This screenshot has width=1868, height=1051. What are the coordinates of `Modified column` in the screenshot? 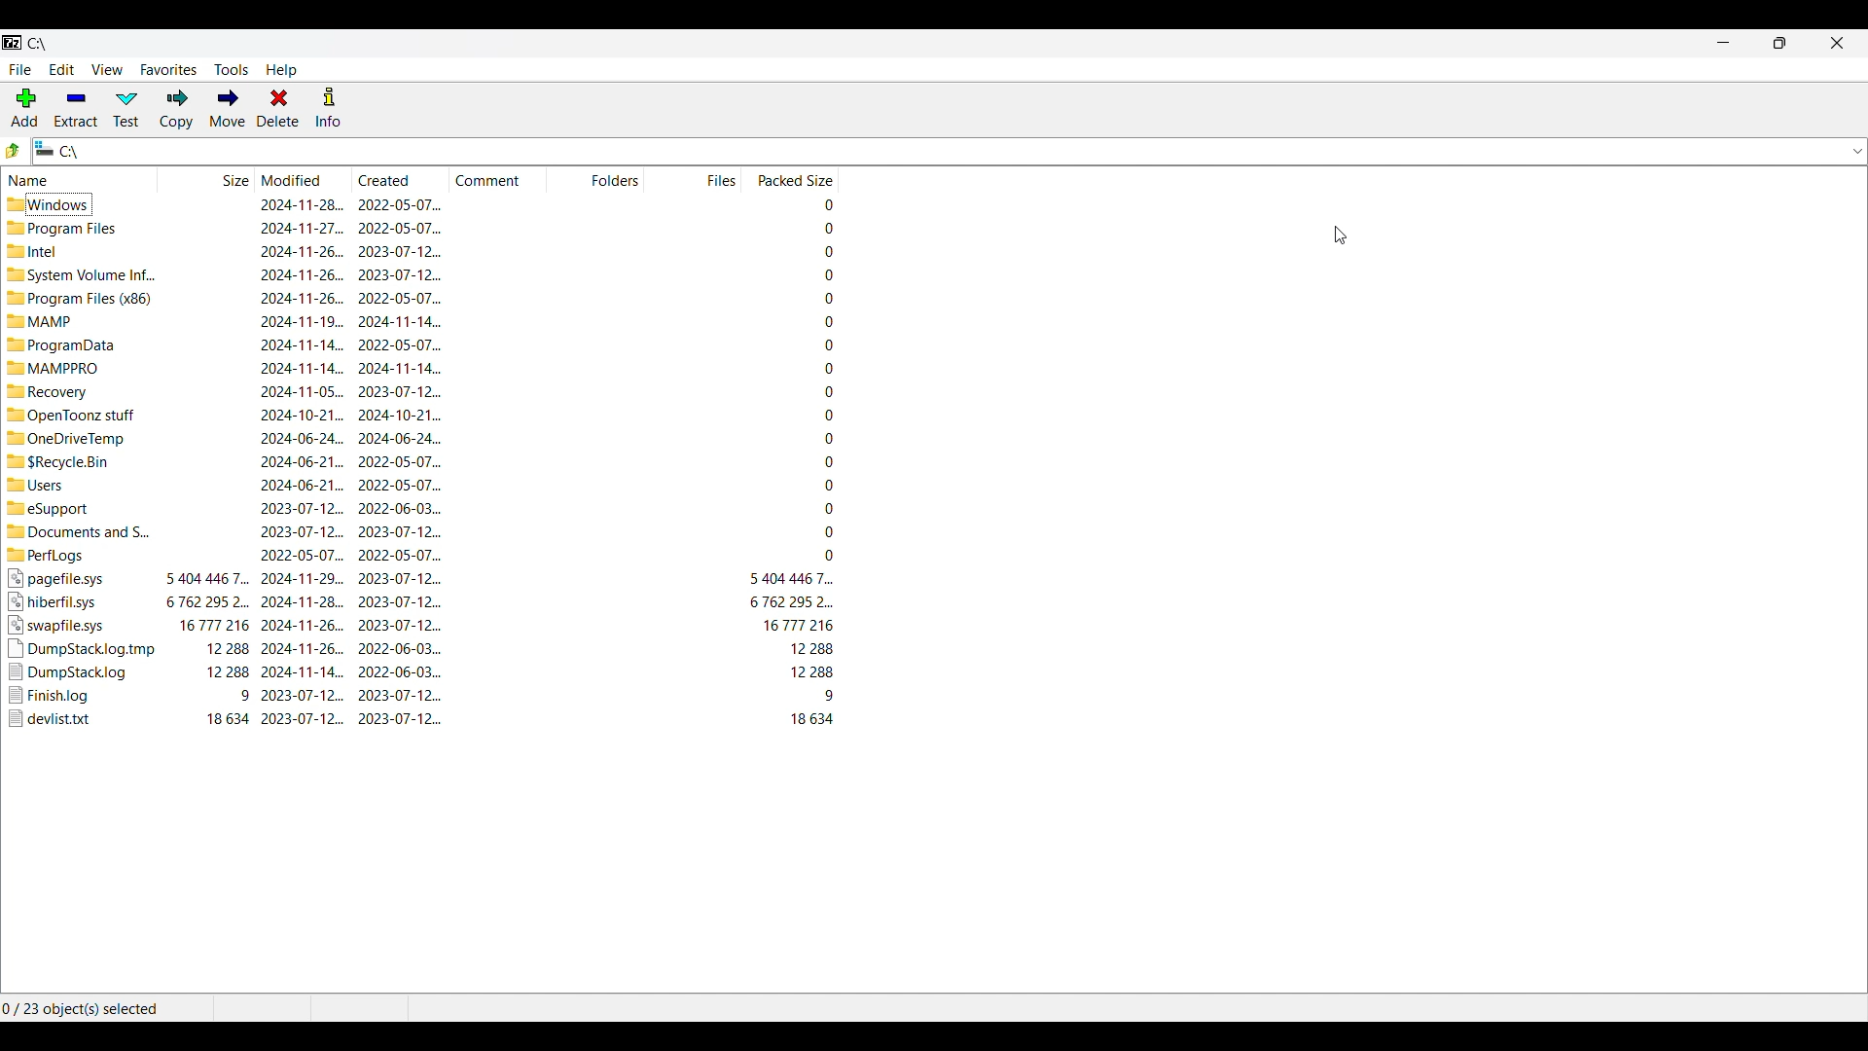 It's located at (305, 179).